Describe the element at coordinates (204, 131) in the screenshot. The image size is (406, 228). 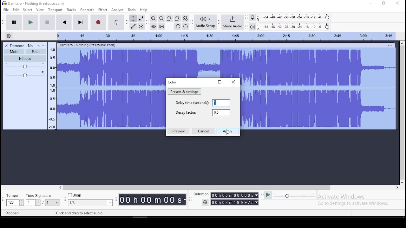
I see `cancel` at that location.